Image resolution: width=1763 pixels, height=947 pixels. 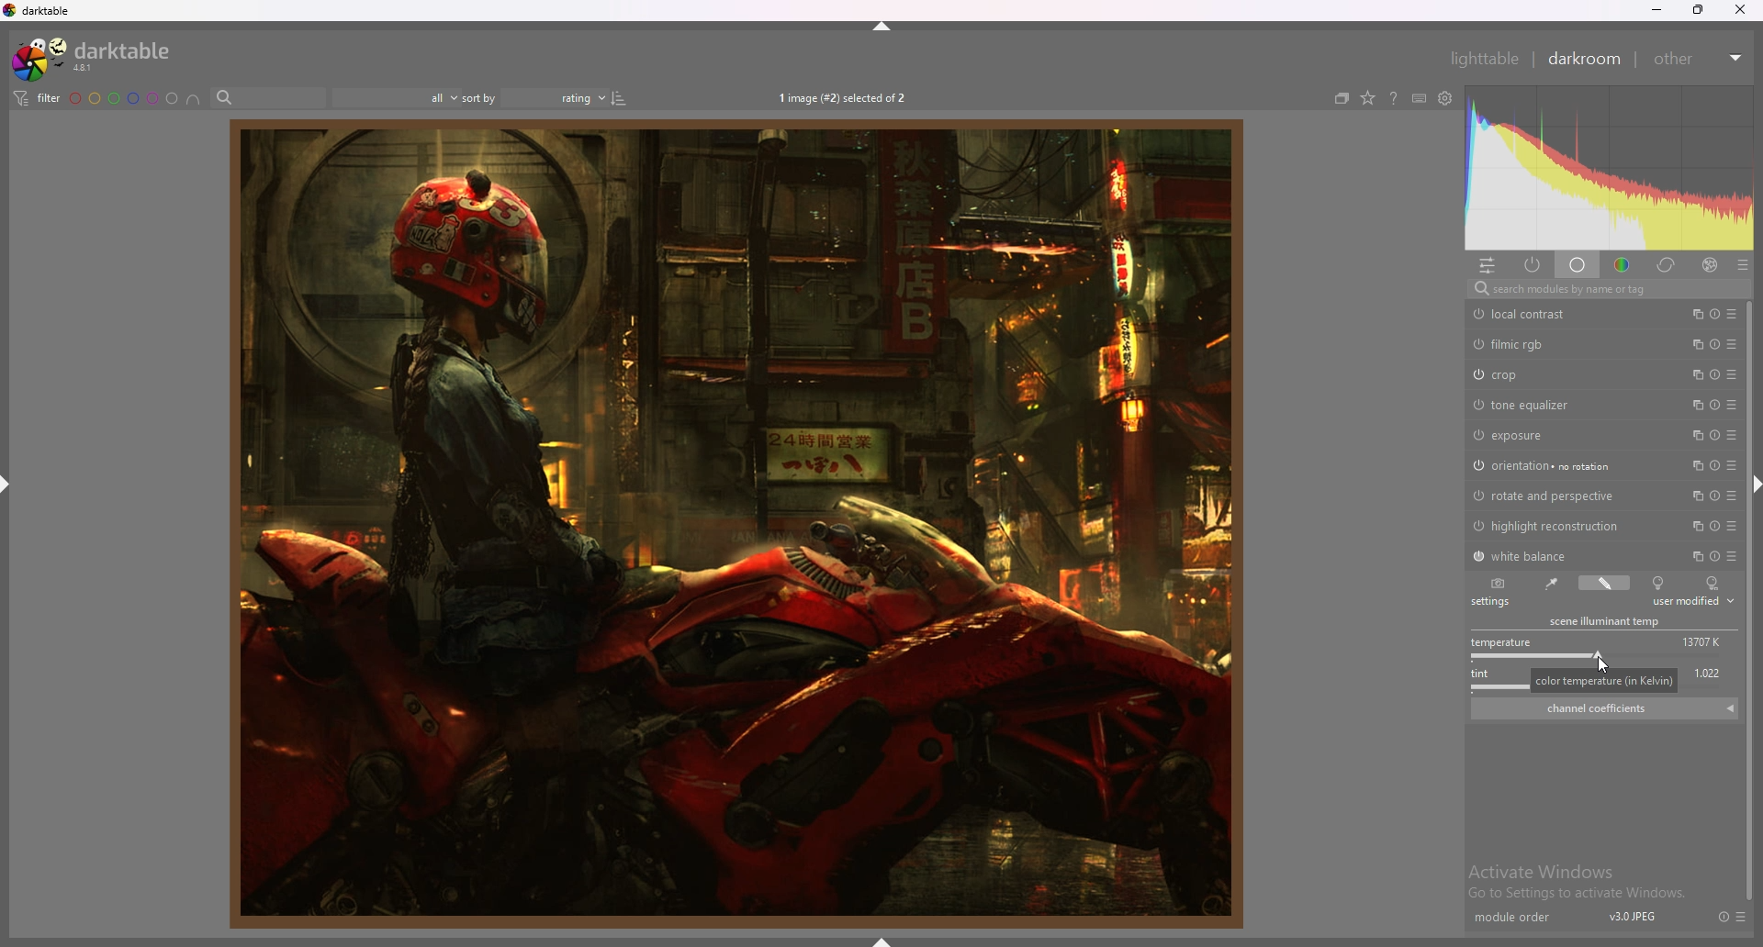 What do you see at coordinates (1696, 373) in the screenshot?
I see `multiple instances action` at bounding box center [1696, 373].